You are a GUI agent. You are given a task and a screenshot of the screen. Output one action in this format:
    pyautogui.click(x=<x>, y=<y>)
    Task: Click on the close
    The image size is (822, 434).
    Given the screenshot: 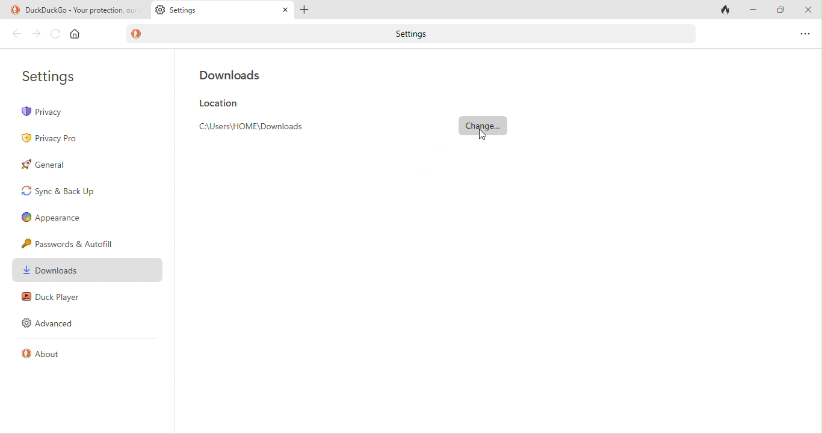 What is the action you would take?
    pyautogui.click(x=808, y=9)
    